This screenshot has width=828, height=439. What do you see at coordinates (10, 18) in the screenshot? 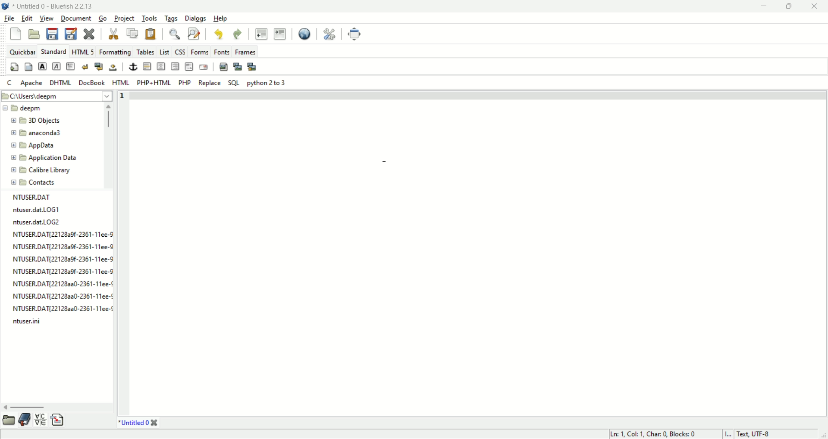
I see `file` at bounding box center [10, 18].